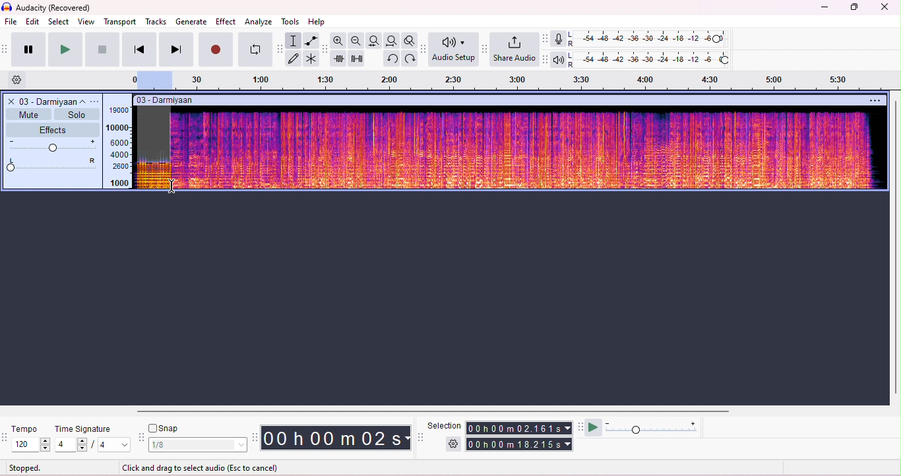 The image size is (901, 476). What do you see at coordinates (258, 22) in the screenshot?
I see `analyze` at bounding box center [258, 22].